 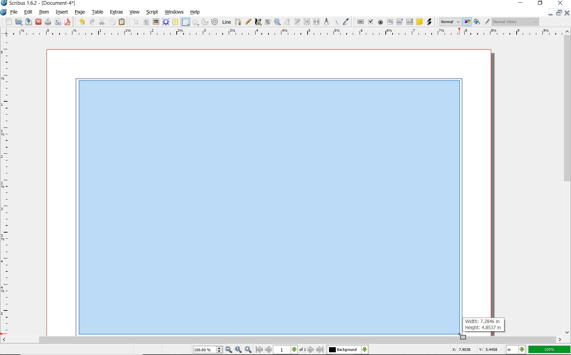 I want to click on shape, so click(x=186, y=22).